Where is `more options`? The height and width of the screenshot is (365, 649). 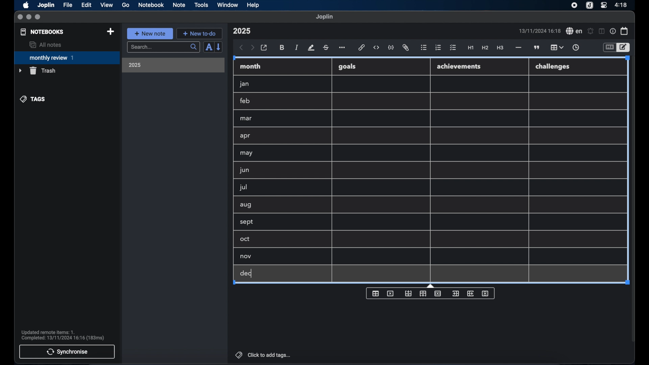
more options is located at coordinates (343, 48).